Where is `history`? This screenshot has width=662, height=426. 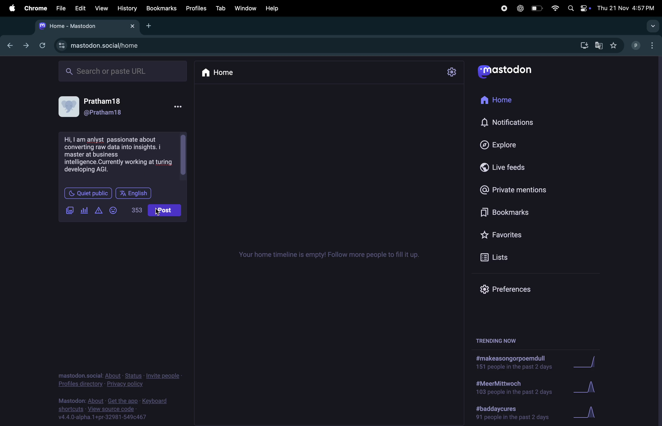
history is located at coordinates (127, 8).